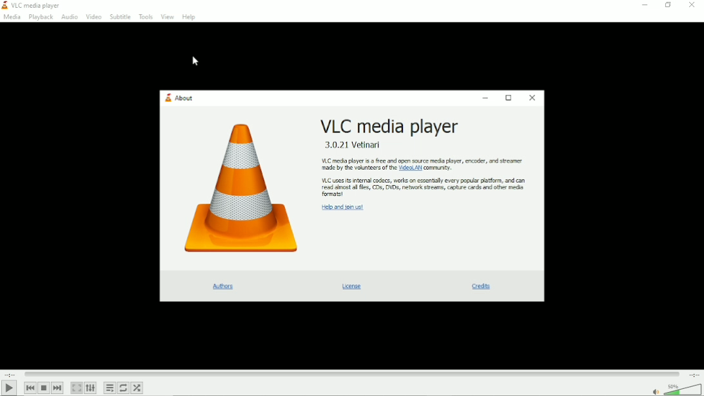 This screenshot has width=704, height=396. I want to click on Toggle between loop all, loop one and no loop, so click(123, 388).